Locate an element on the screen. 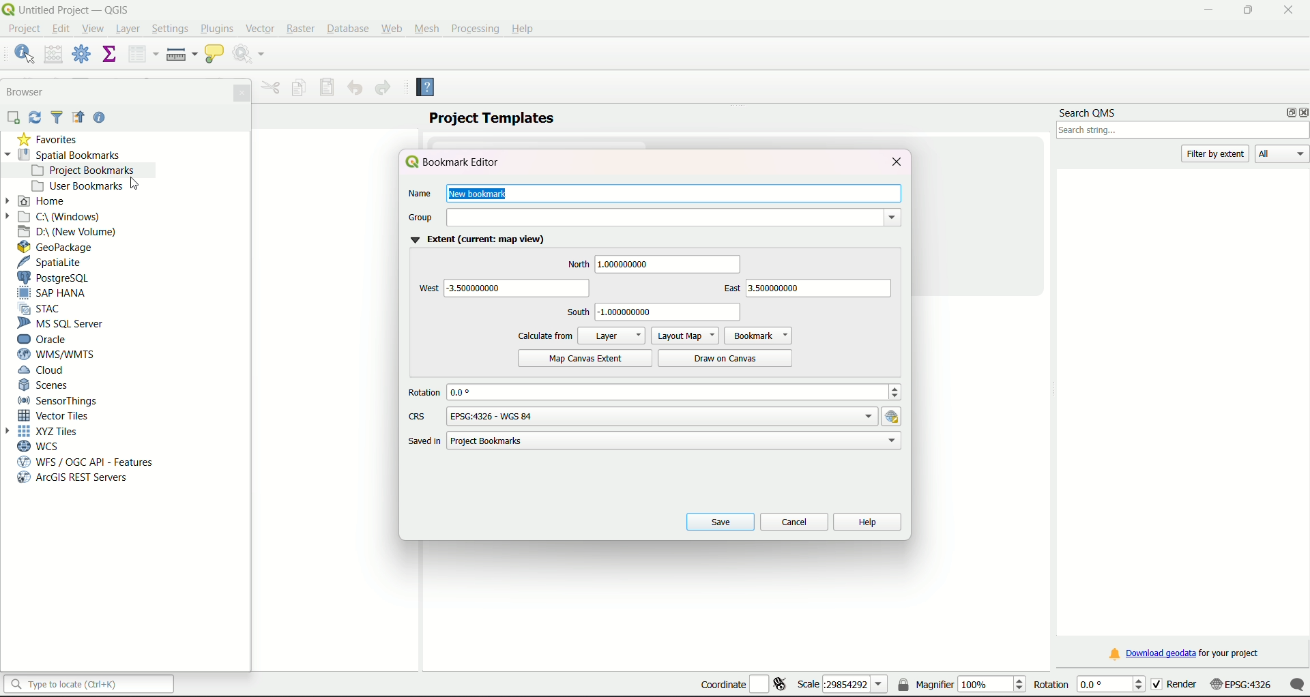 Image resolution: width=1310 pixels, height=697 pixels. Processing is located at coordinates (474, 29).